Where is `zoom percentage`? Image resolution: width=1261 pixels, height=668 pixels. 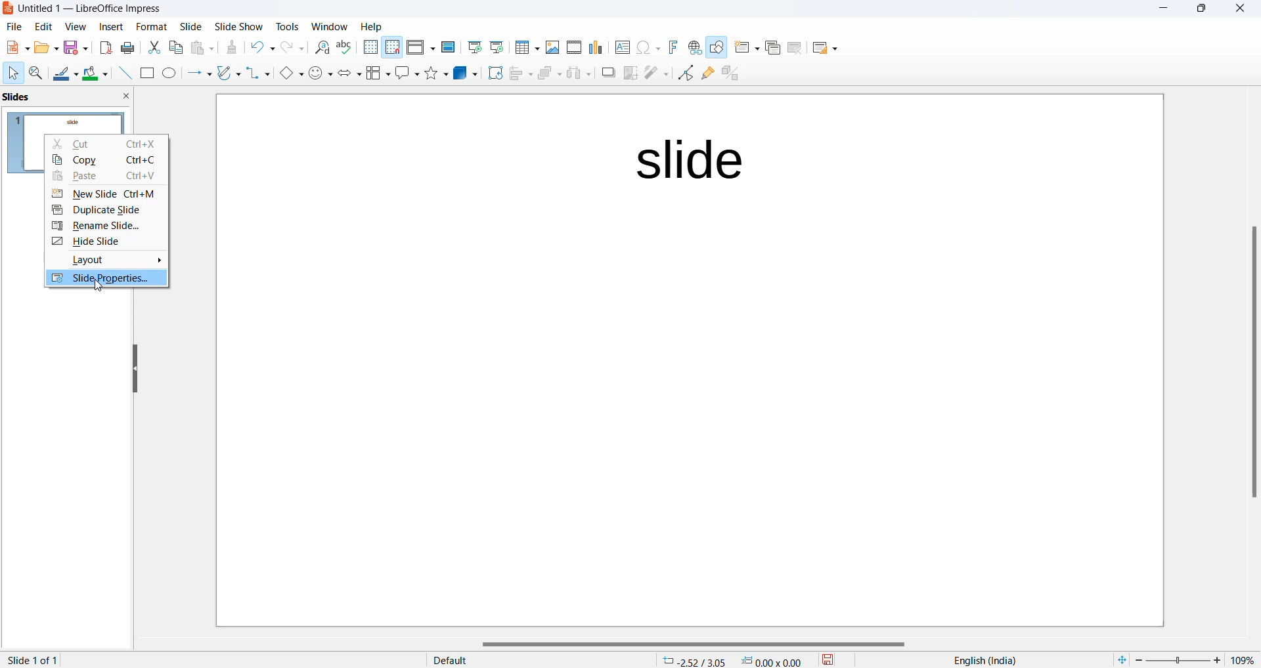
zoom percentage is located at coordinates (1244, 659).